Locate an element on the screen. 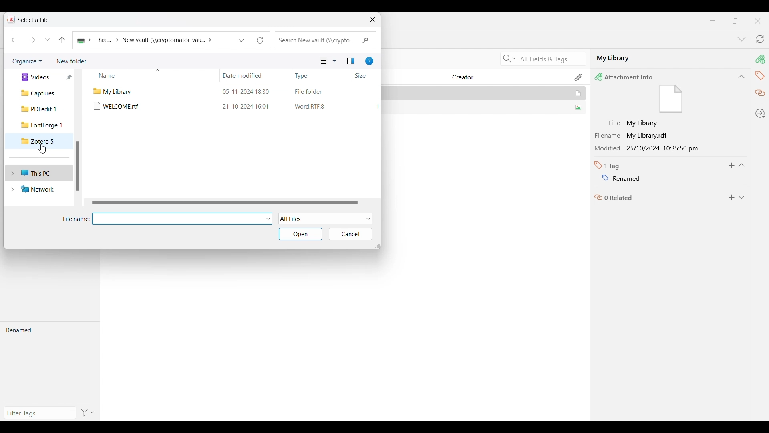  Organize current folder is located at coordinates (27, 62).